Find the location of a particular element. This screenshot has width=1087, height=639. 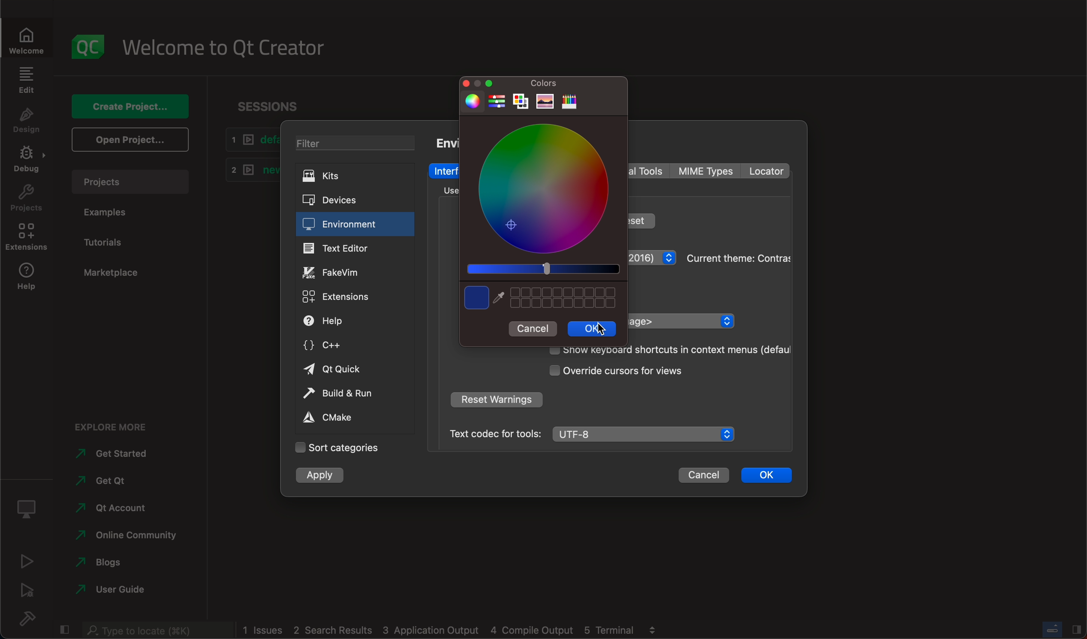

language is located at coordinates (681, 321).